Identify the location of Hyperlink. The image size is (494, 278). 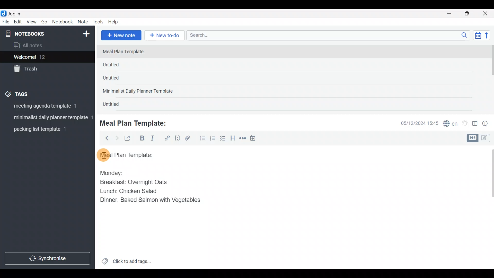
(167, 138).